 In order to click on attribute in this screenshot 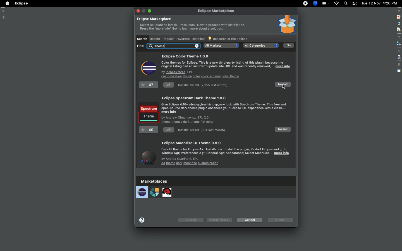, I will do `click(398, 24)`.